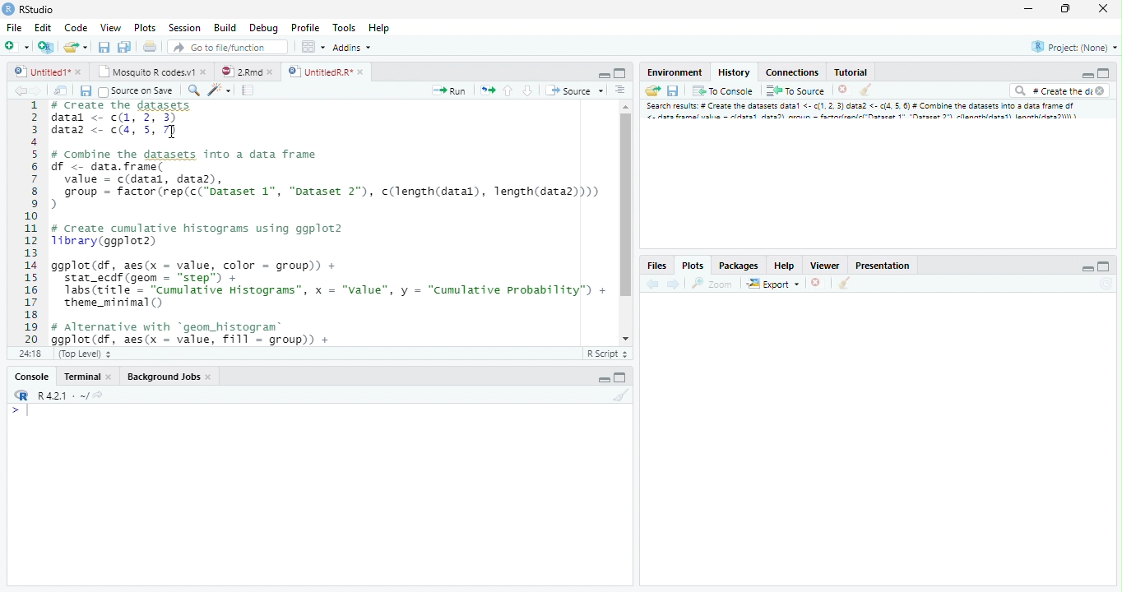 Image resolution: width=1122 pixels, height=592 pixels. Describe the element at coordinates (53, 395) in the screenshot. I see `R.4.2.1` at that location.